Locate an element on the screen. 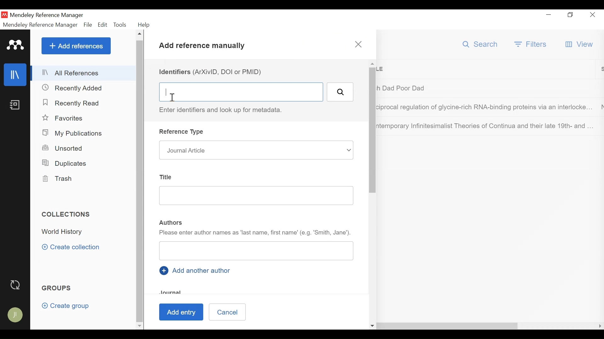 Image resolution: width=604 pixels, height=339 pixels. Restore is located at coordinates (570, 15).